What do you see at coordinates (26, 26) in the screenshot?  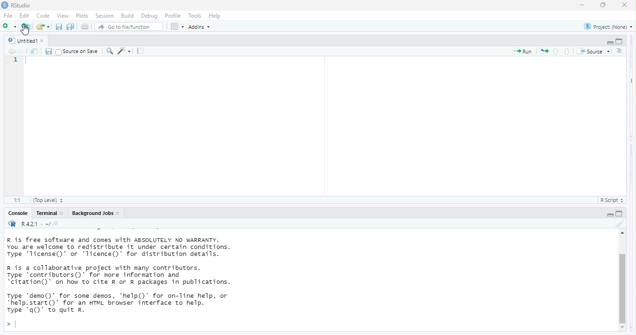 I see `create a project` at bounding box center [26, 26].